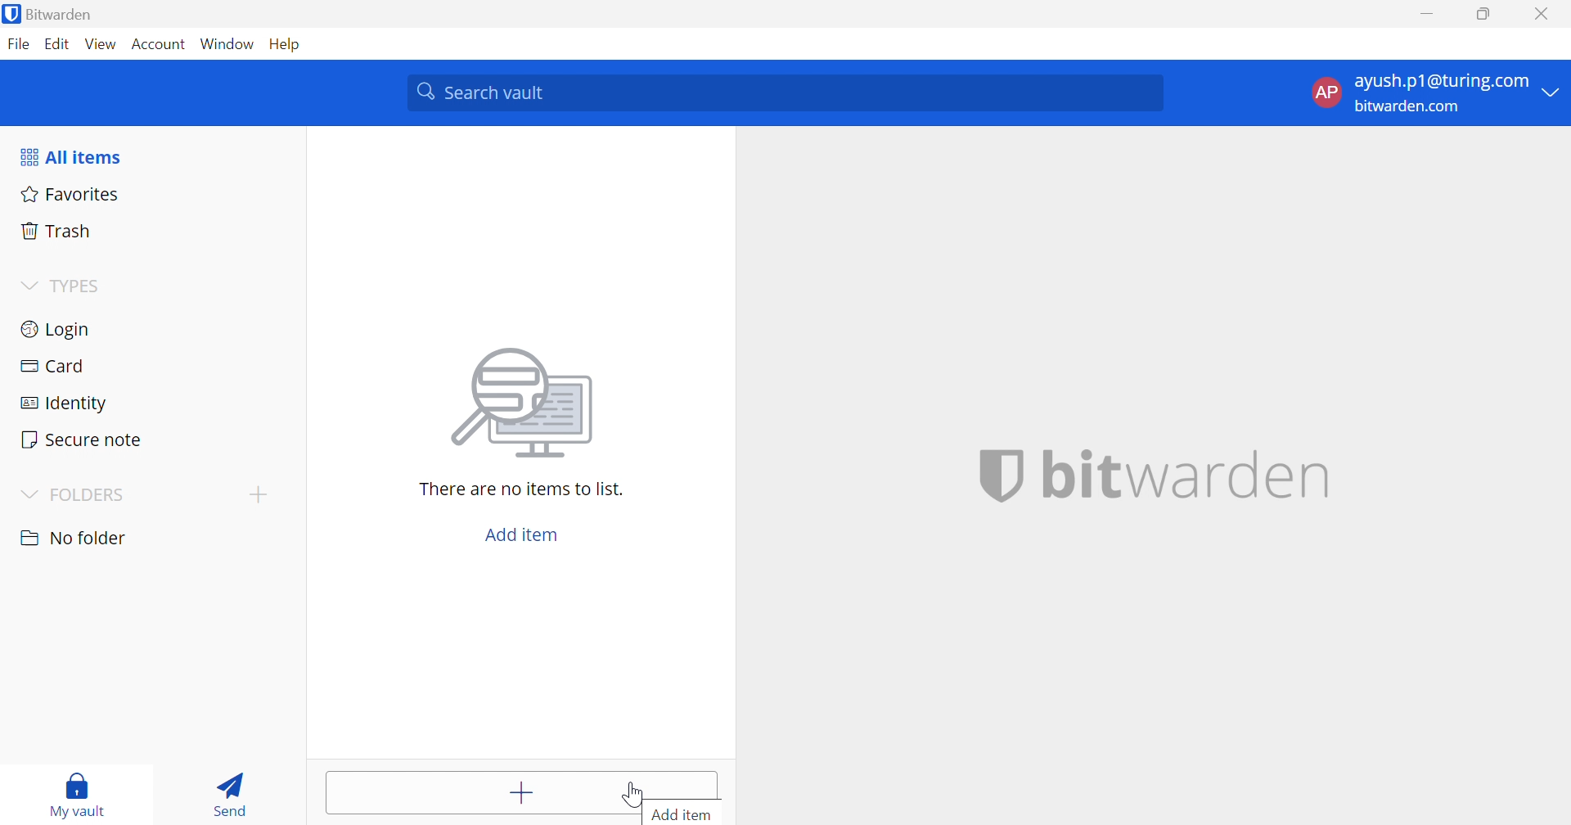  I want to click on Card, so click(55, 367).